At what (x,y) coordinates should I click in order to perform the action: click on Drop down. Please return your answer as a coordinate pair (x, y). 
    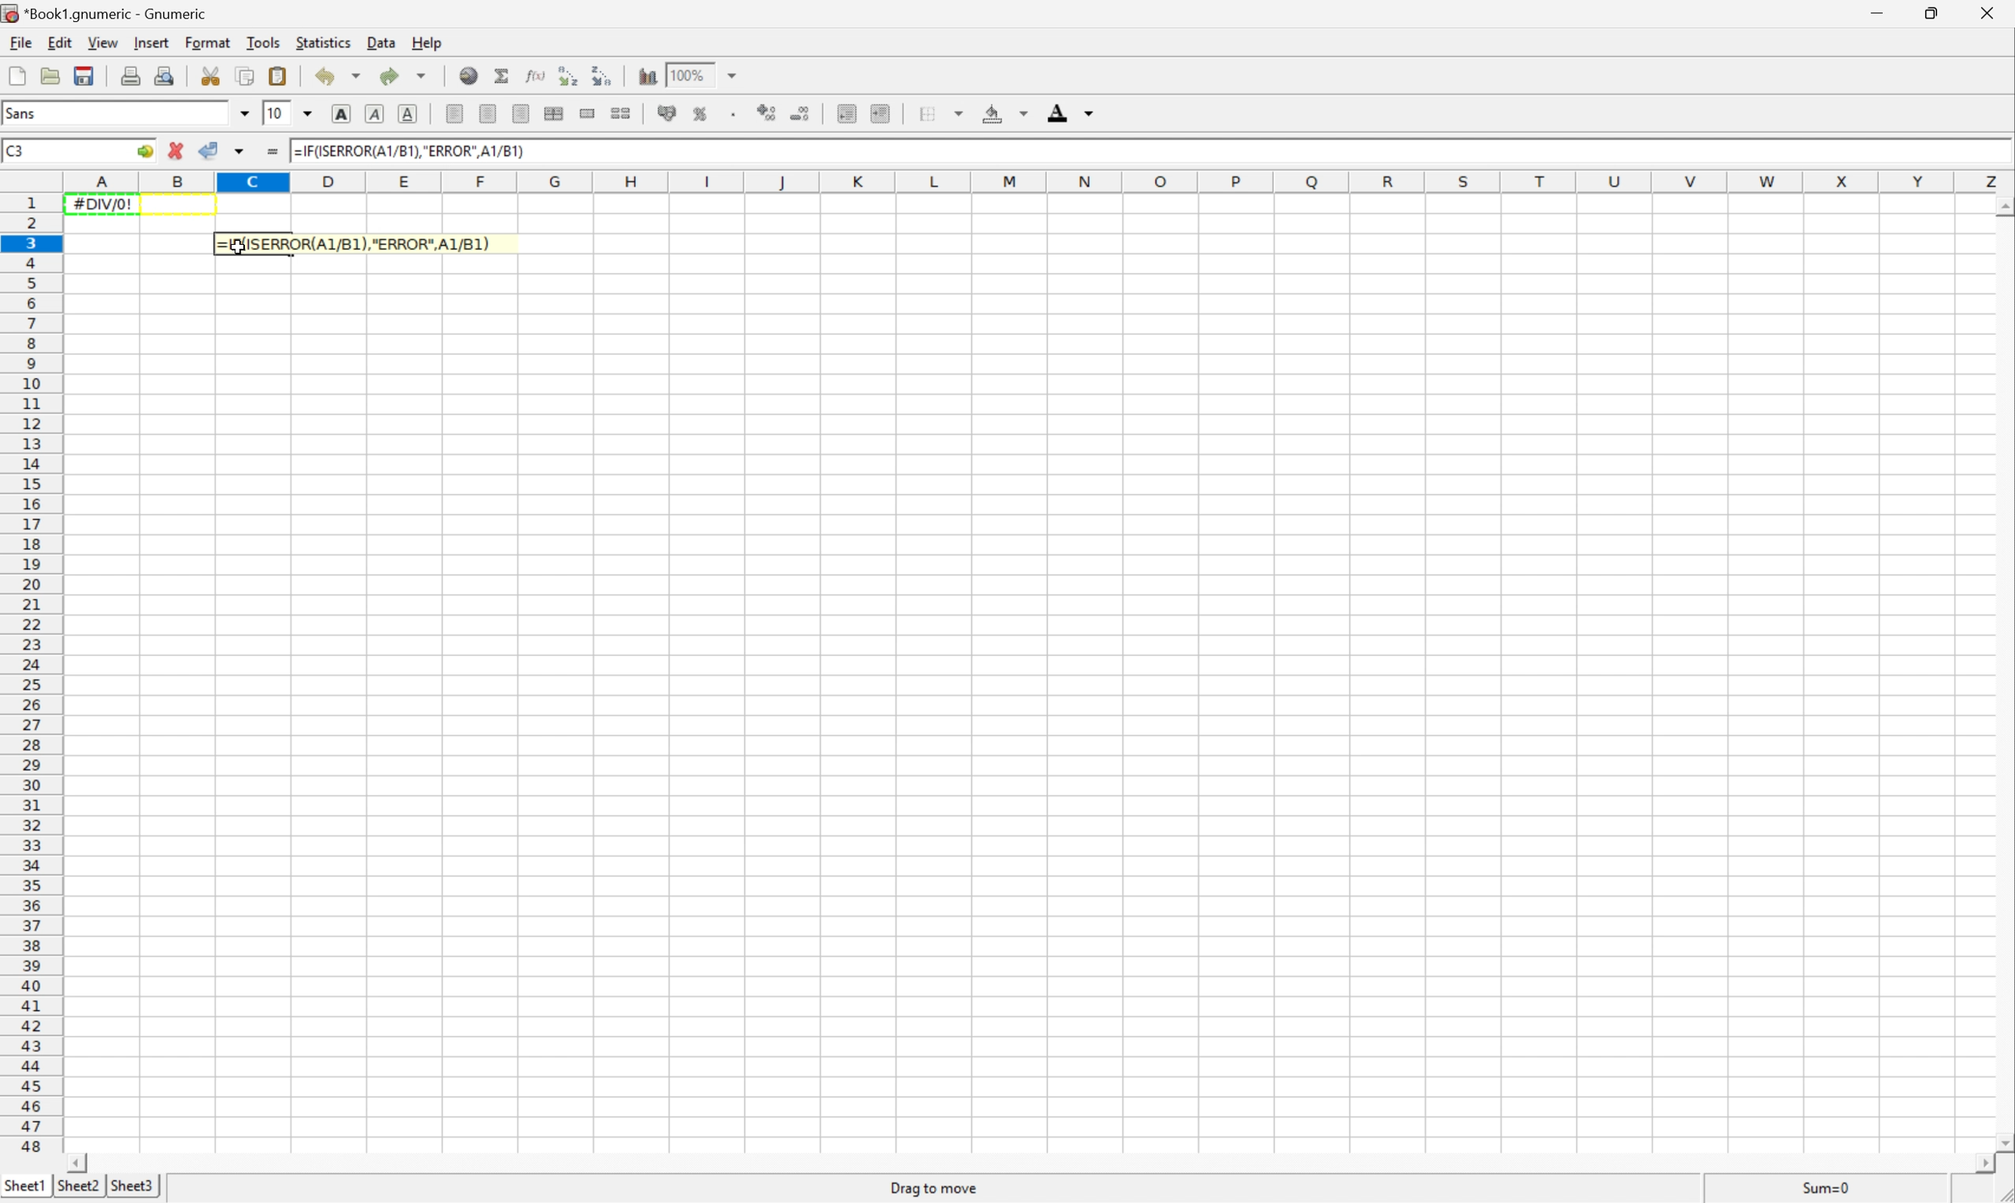
    Looking at the image, I should click on (1025, 115).